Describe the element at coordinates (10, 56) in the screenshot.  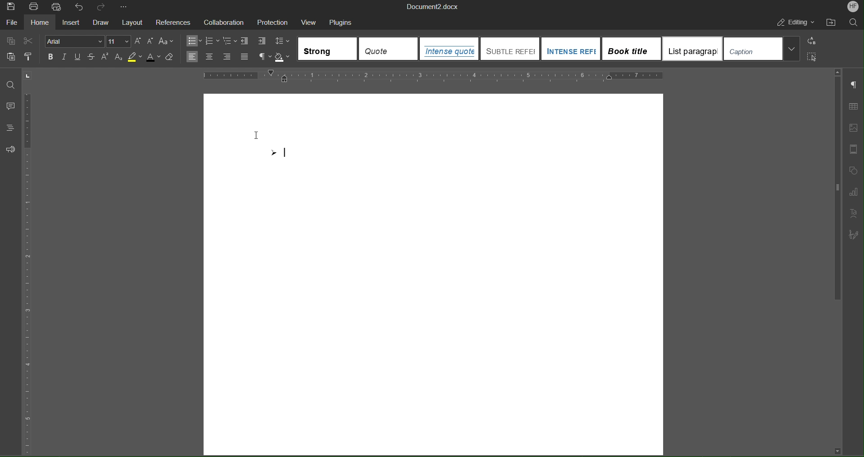
I see `Paste` at that location.